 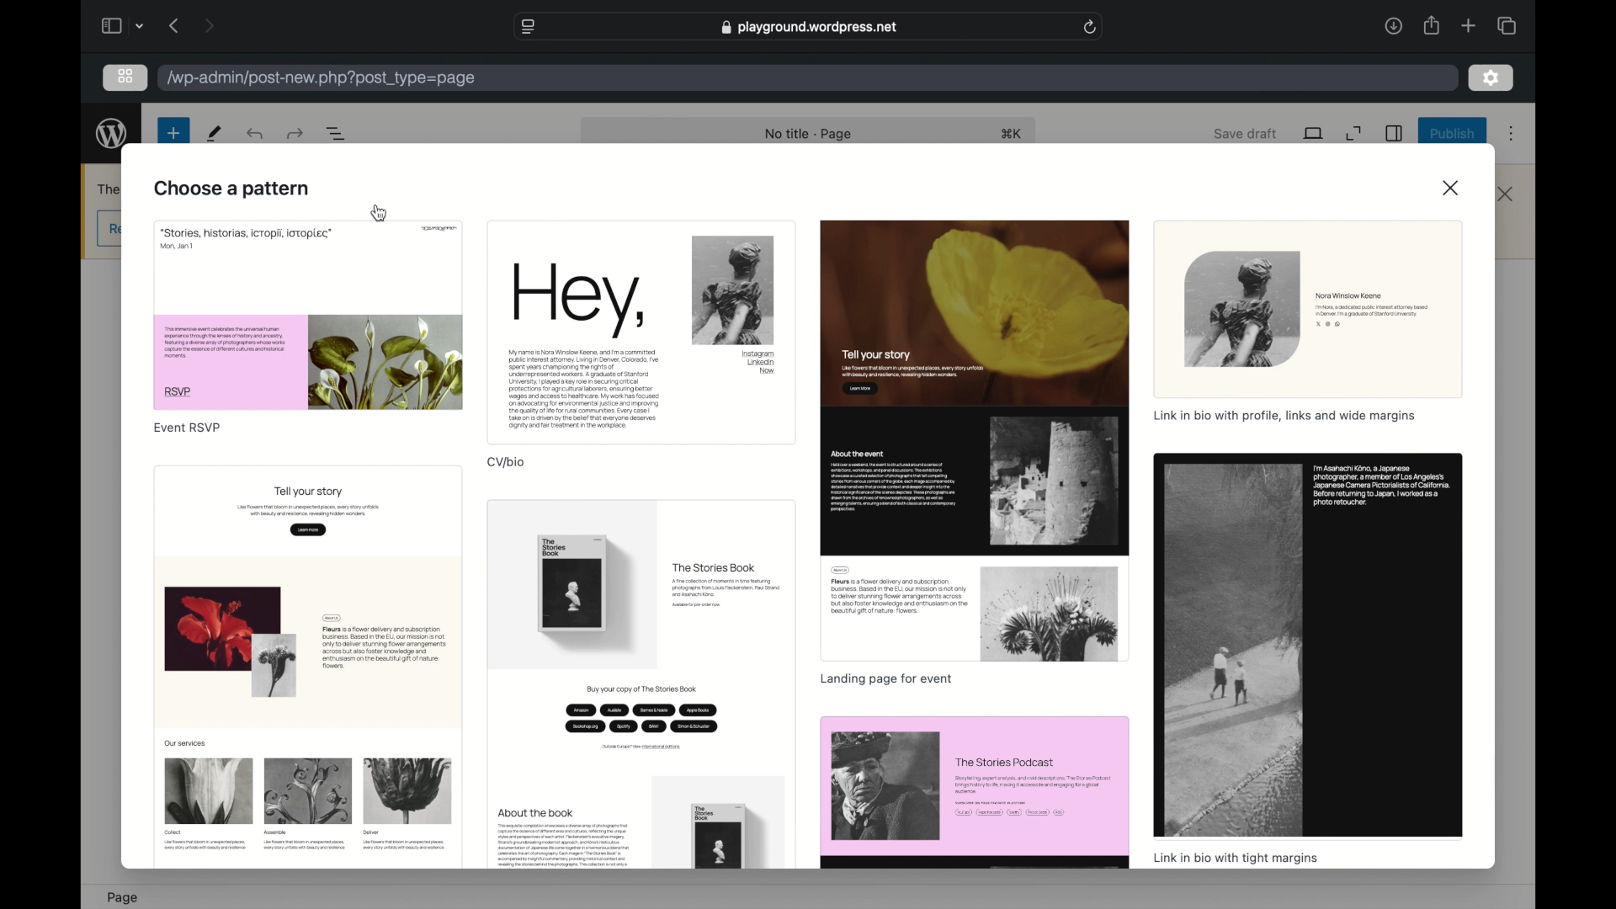 I want to click on preview, so click(x=308, y=667).